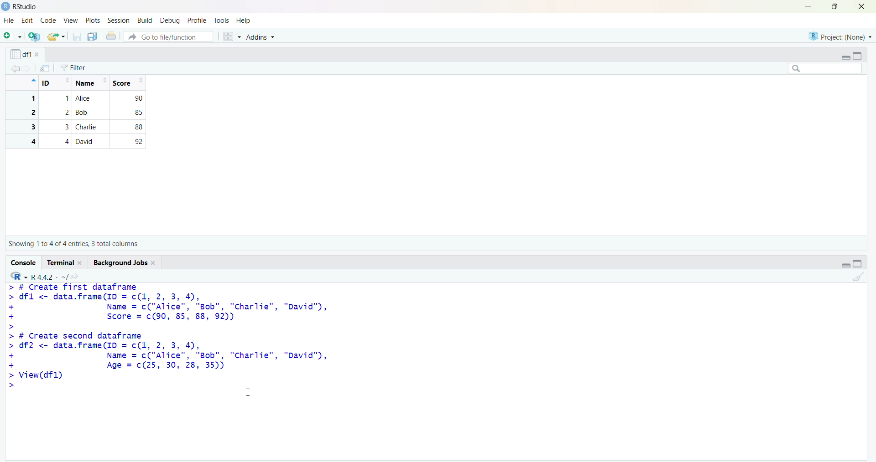 This screenshot has height=462, width=876. I want to click on Background jobs, so click(120, 263).